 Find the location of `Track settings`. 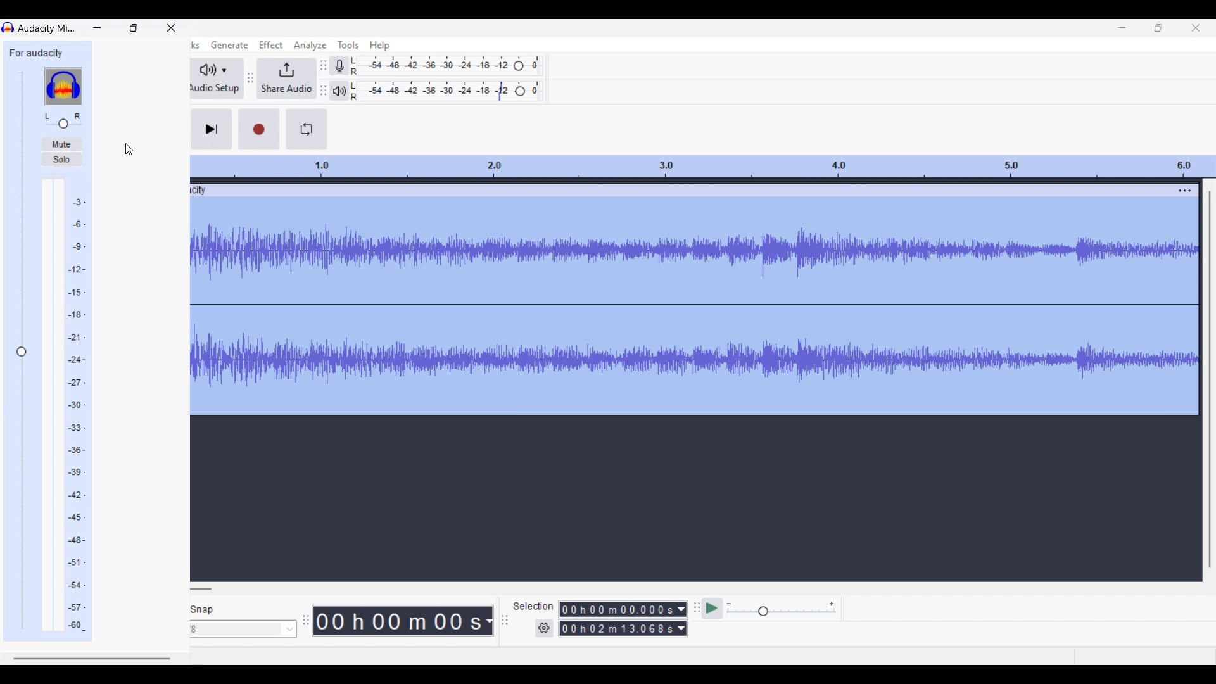

Track settings is located at coordinates (1185, 190).